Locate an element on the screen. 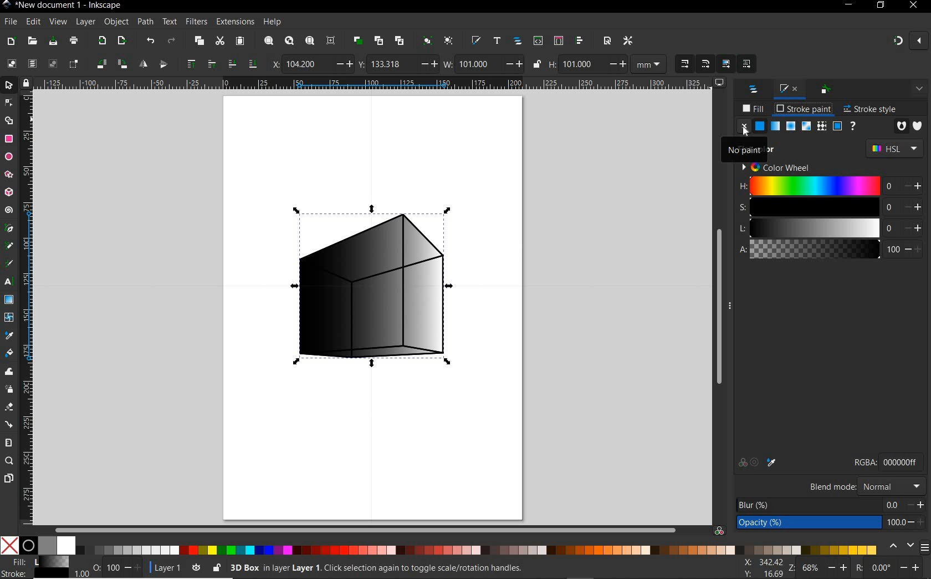 The image size is (931, 579). node tool is located at coordinates (10, 103).